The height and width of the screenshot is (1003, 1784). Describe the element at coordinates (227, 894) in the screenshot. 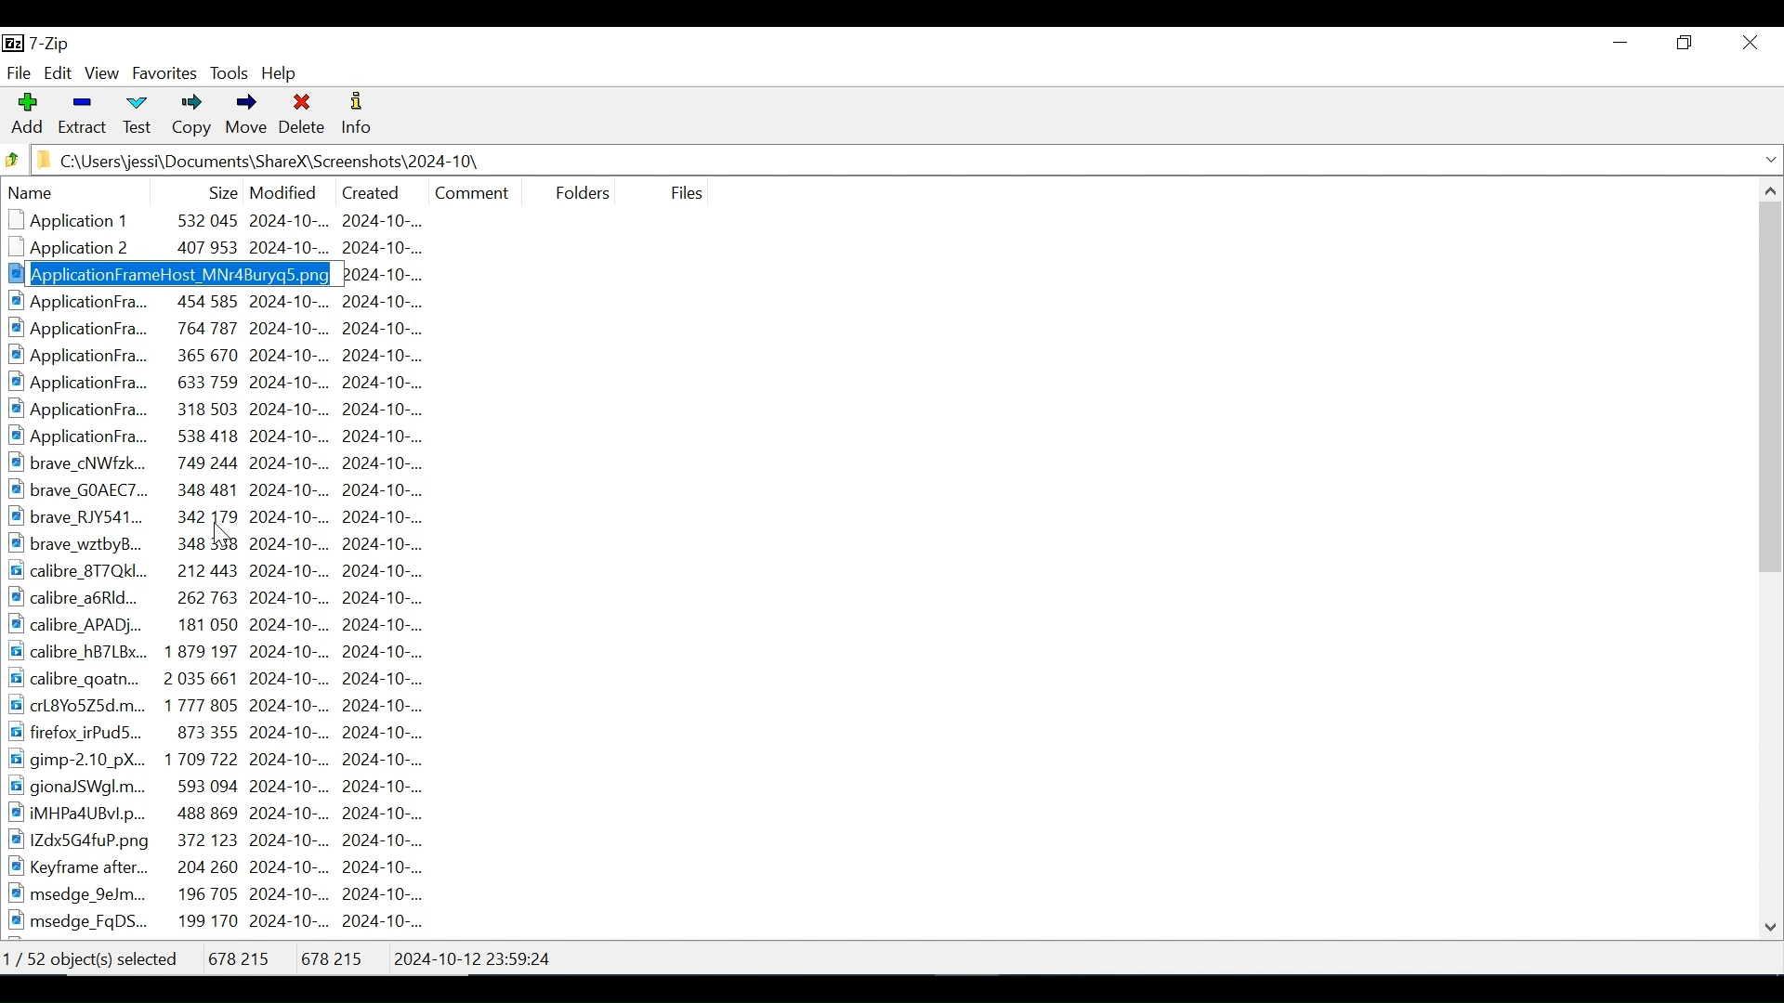

I see `msedge 9eJm... 196 705 2024-10-.. 2024-10-...` at that location.